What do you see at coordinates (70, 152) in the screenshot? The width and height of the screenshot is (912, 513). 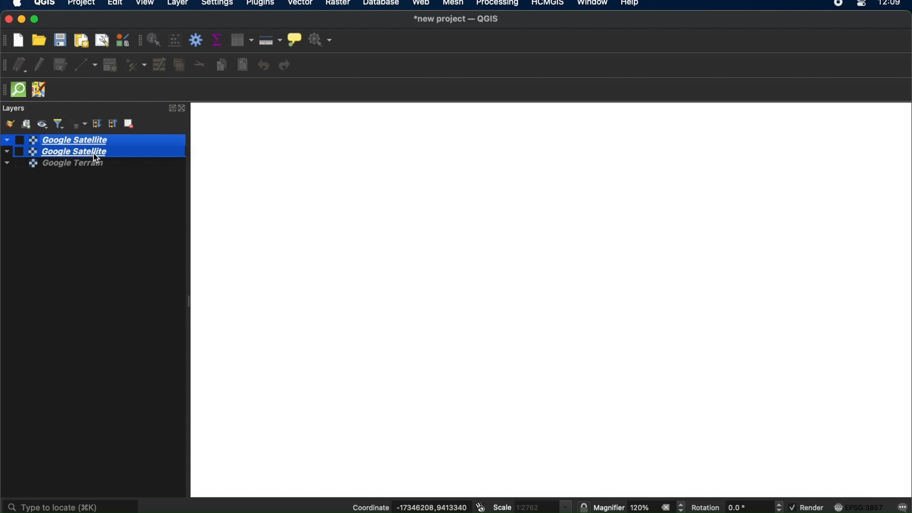 I see `Google Satellite` at bounding box center [70, 152].